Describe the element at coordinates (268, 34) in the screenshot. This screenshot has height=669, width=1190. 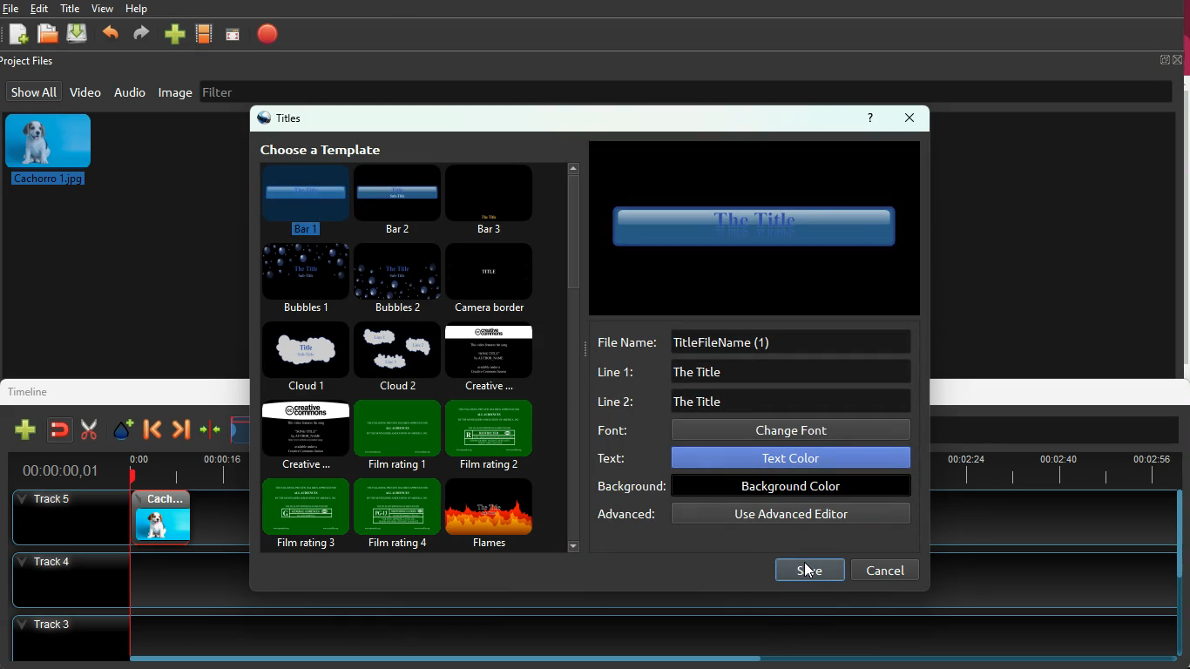
I see `record` at that location.